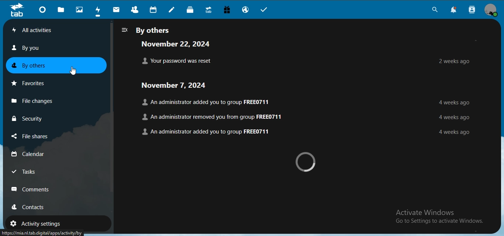 The height and width of the screenshot is (236, 504). I want to click on file changes, so click(37, 100).